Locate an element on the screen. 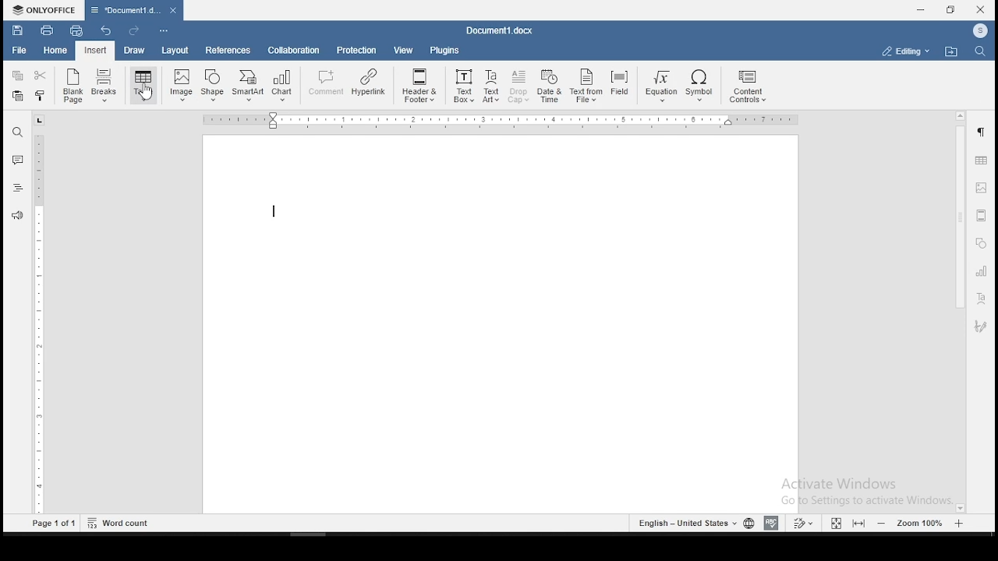 The image size is (998, 561). plugins is located at coordinates (445, 50).